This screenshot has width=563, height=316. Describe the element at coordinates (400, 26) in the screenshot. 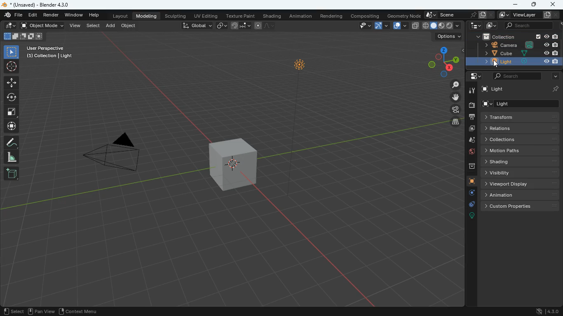

I see `overlap` at that location.